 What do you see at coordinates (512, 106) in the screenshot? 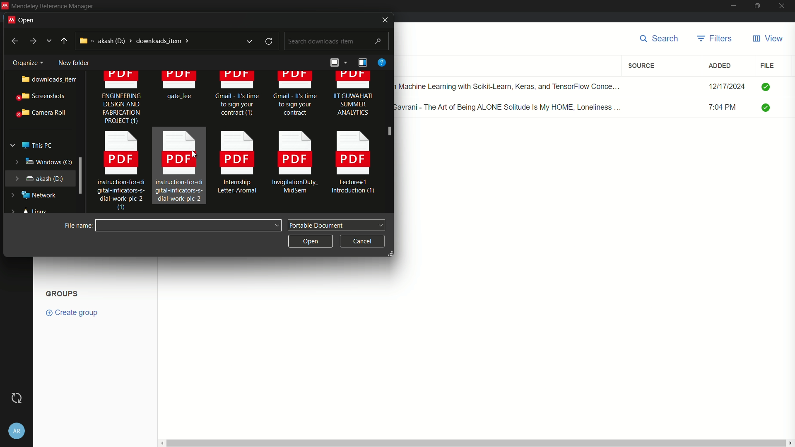
I see `Renuka Gavrani - The Art of Being ALONE Solitude Is My HOME, Loneliness ...` at bounding box center [512, 106].